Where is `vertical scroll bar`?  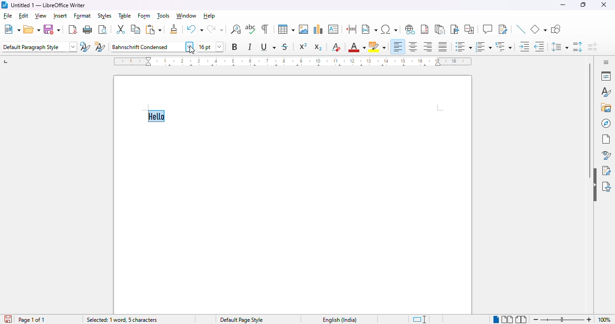
vertical scroll bar is located at coordinates (590, 121).